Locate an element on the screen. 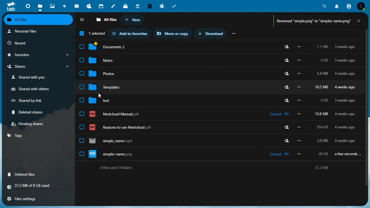  Notifications is located at coordinates (337, 5).